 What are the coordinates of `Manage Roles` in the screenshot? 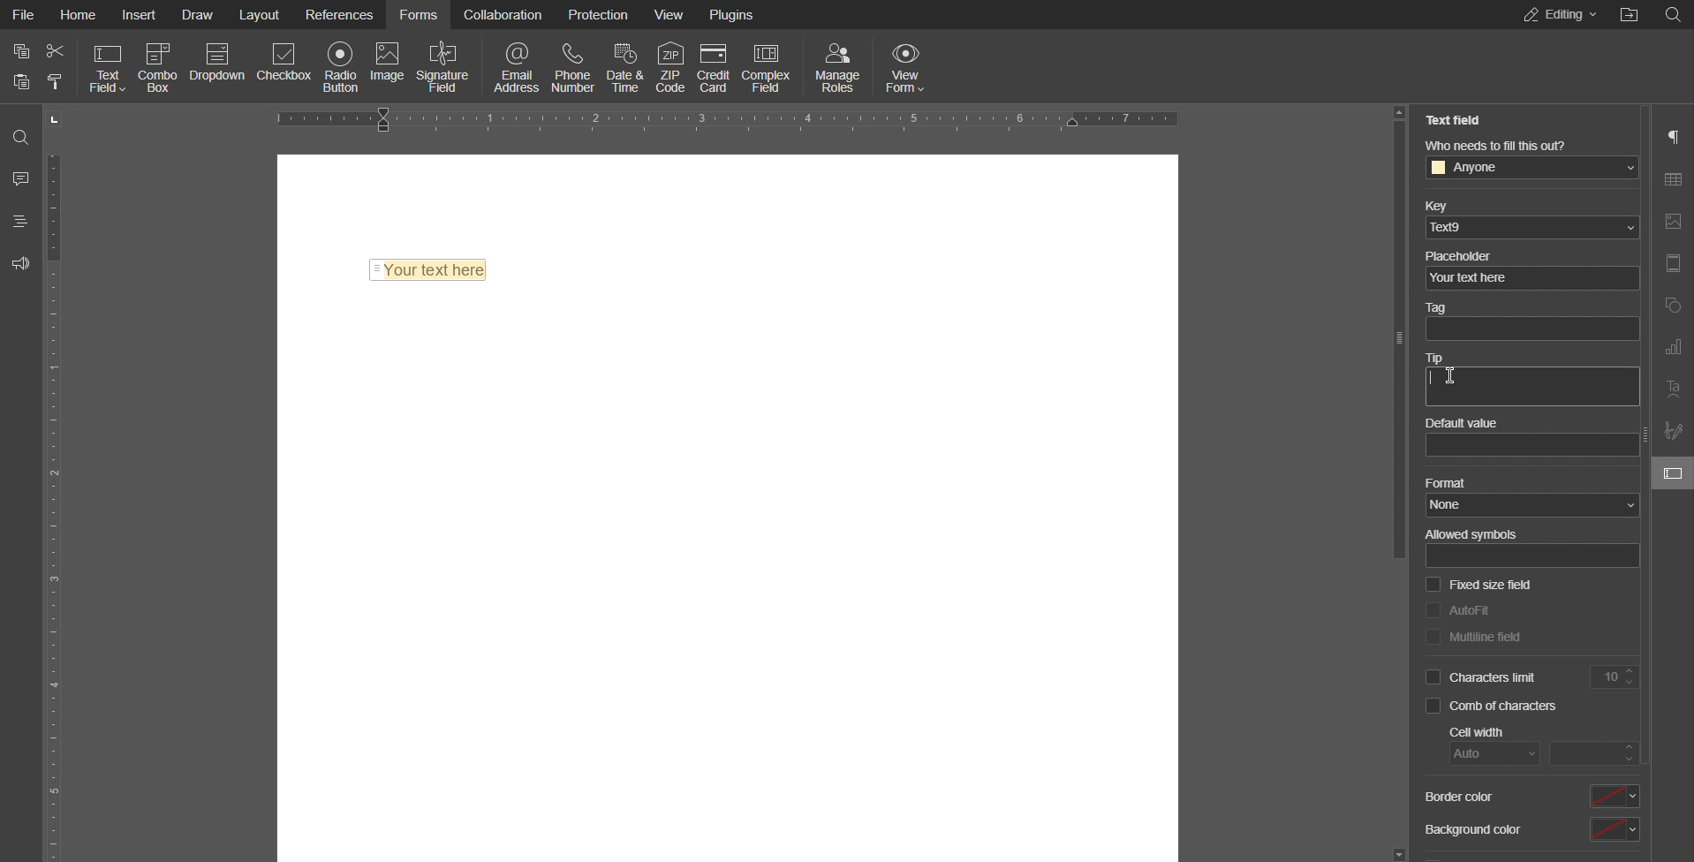 It's located at (837, 64).